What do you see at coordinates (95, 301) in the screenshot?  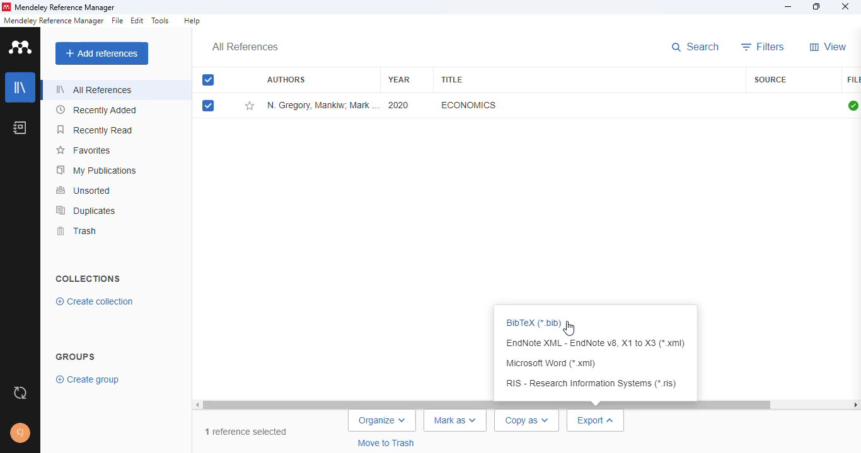 I see `create collection` at bounding box center [95, 301].